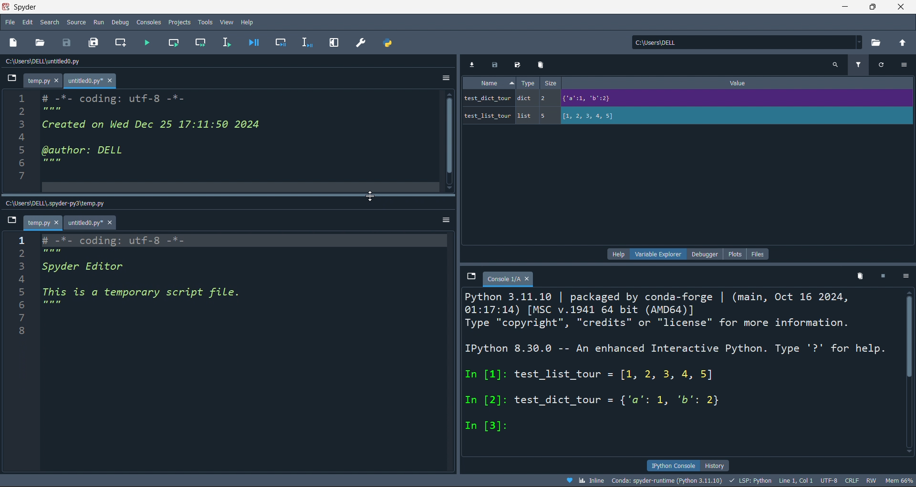  What do you see at coordinates (68, 42) in the screenshot?
I see `SAVE` at bounding box center [68, 42].